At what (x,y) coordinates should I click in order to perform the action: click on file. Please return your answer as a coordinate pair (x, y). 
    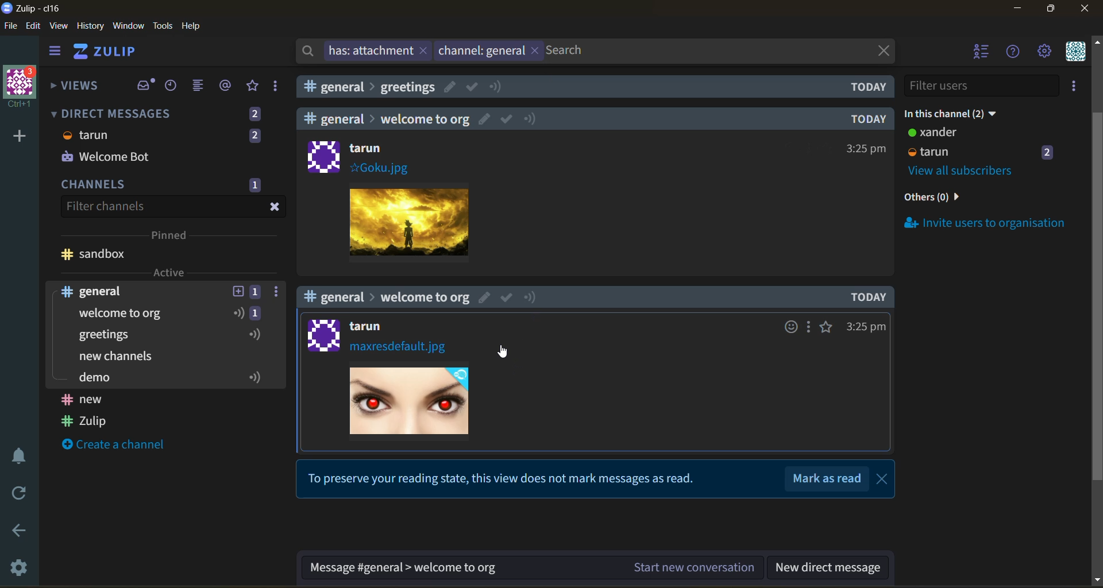
    Looking at the image, I should click on (11, 26).